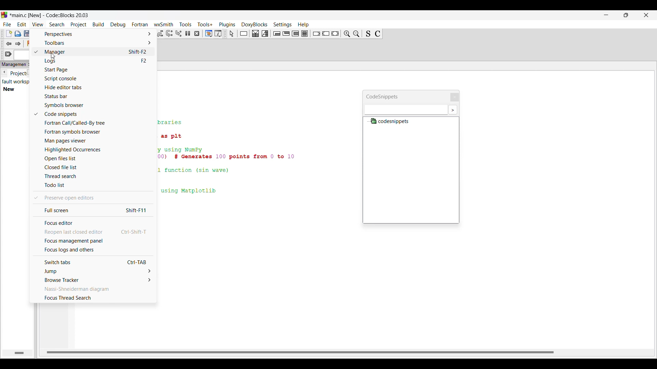 The height and width of the screenshot is (369, 657). What do you see at coordinates (97, 105) in the screenshot?
I see `Symbol browser` at bounding box center [97, 105].